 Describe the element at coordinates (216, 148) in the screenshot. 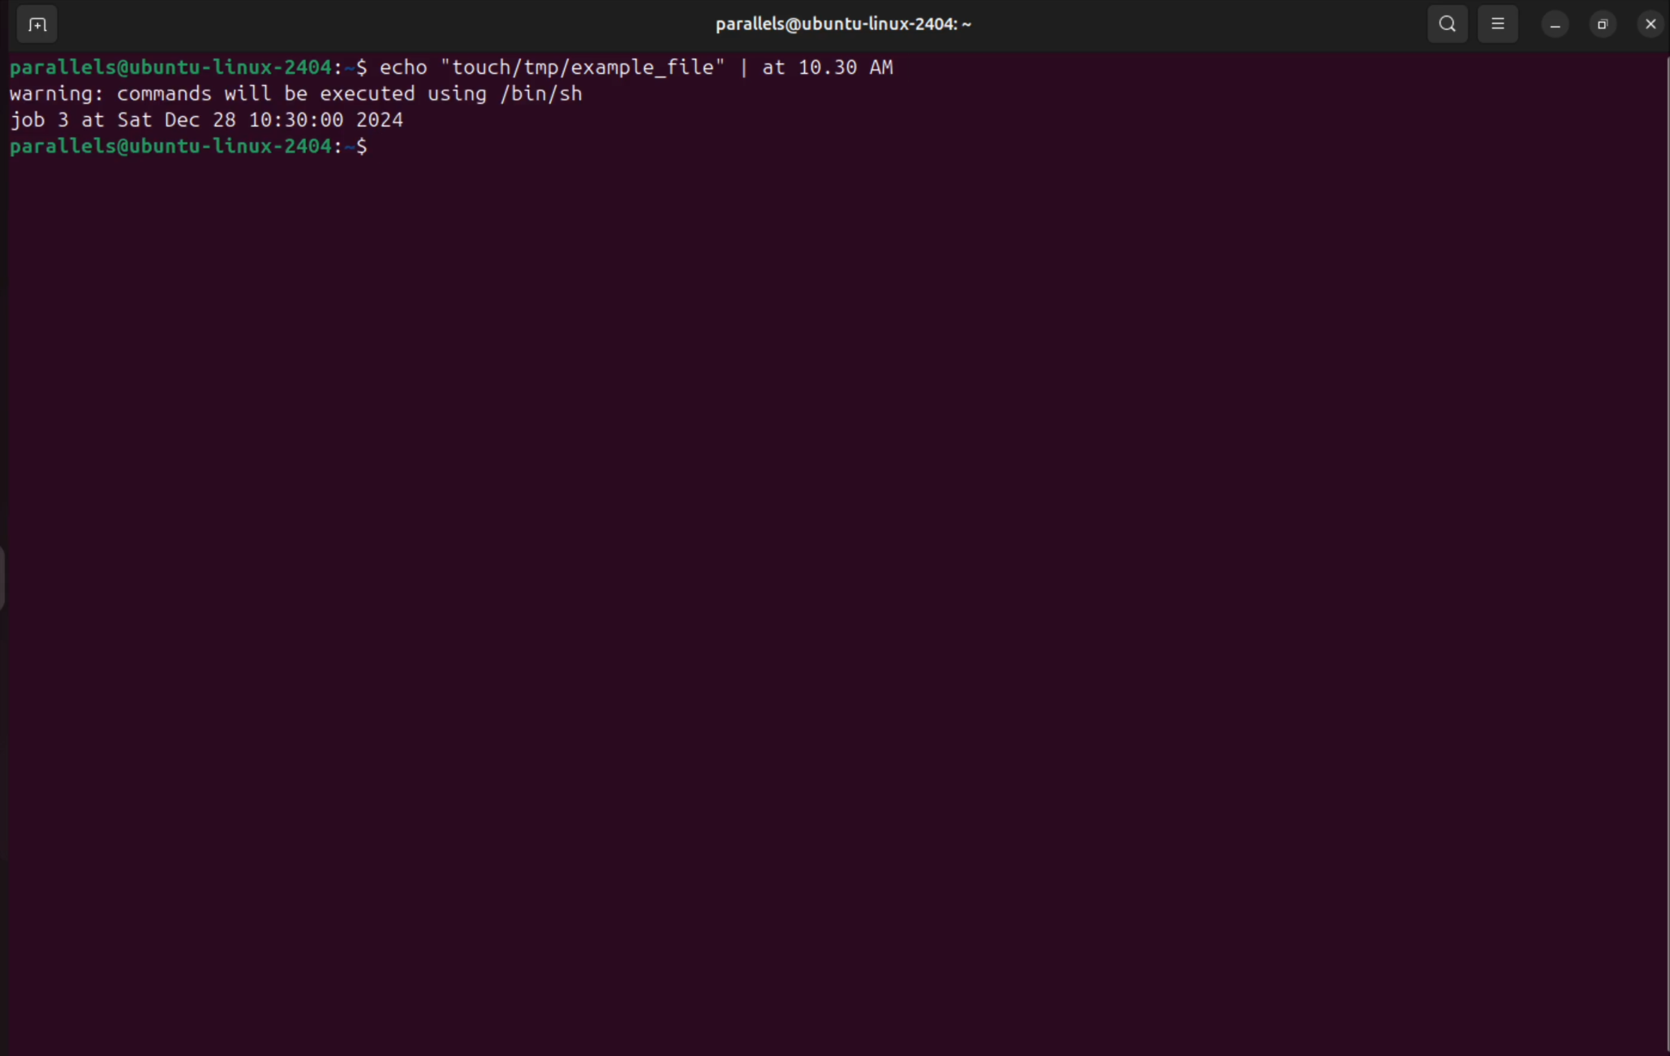

I see `bash prompt` at that location.